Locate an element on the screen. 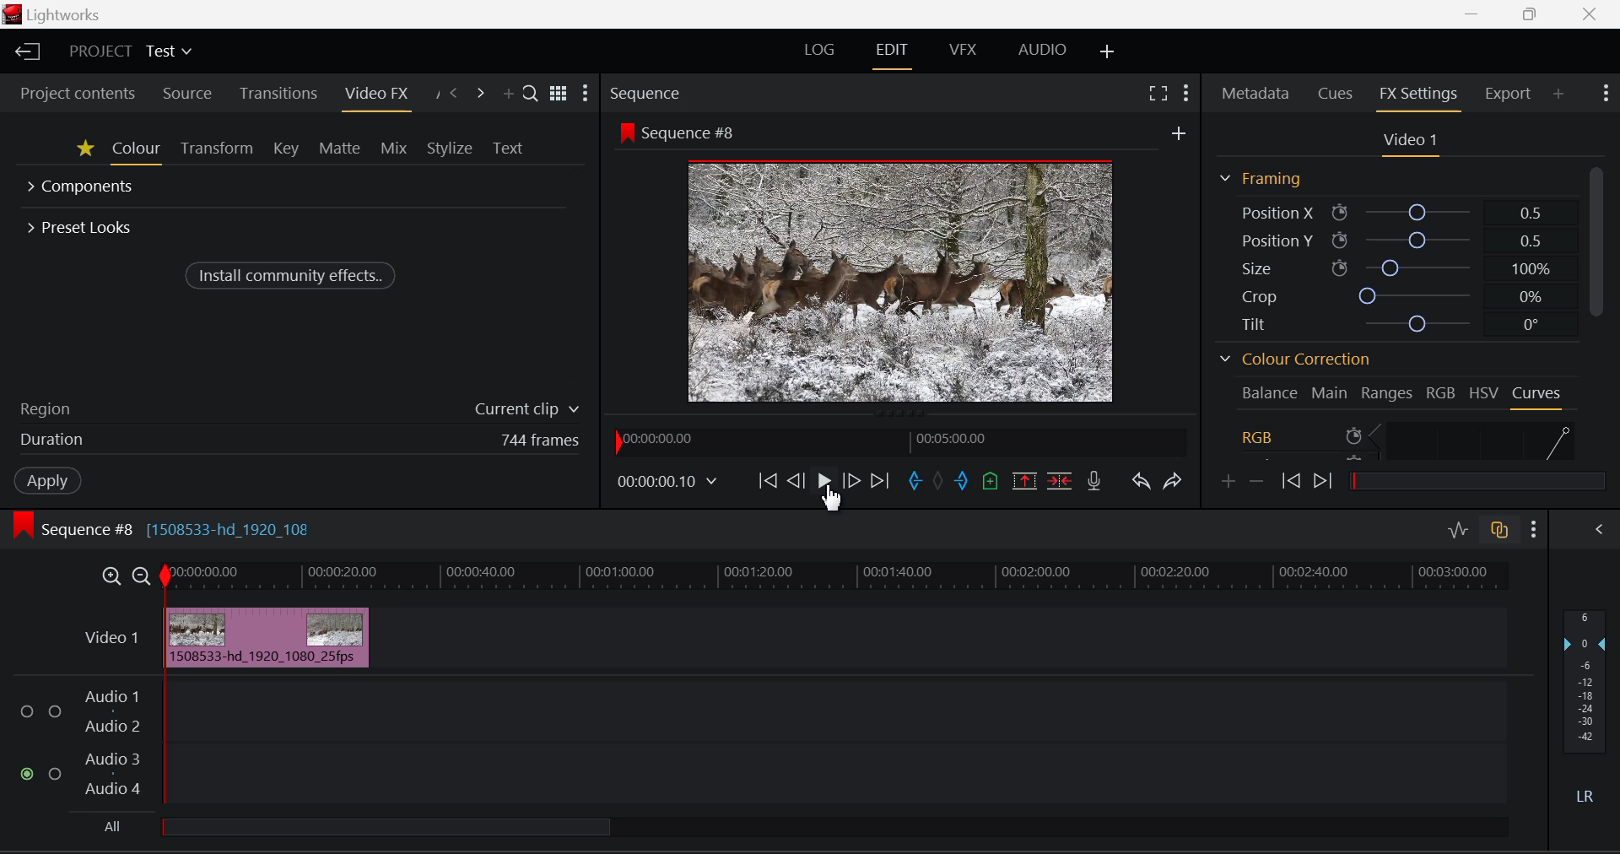  Project contents is located at coordinates (78, 94).